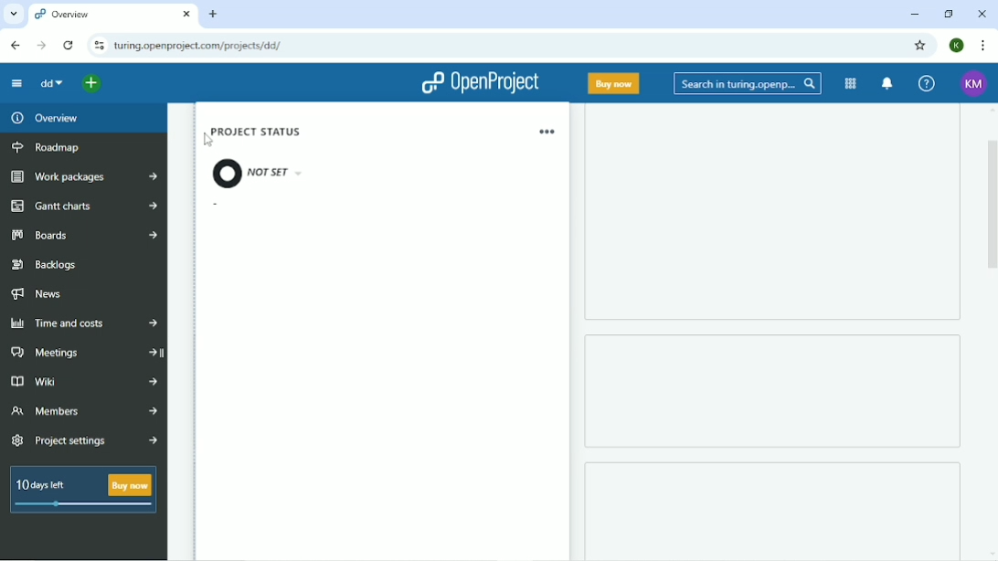  What do you see at coordinates (887, 83) in the screenshot?
I see `To notification center` at bounding box center [887, 83].